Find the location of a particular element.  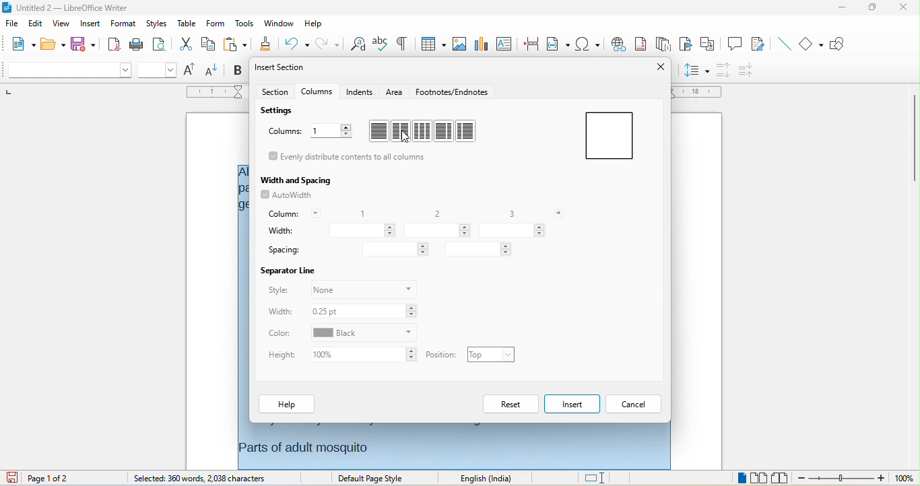

footnote is located at coordinates (643, 45).